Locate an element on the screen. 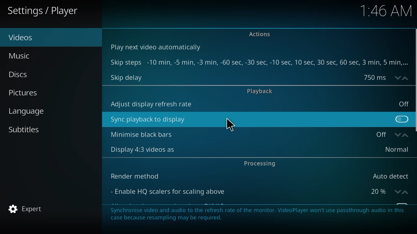  processing is located at coordinates (259, 164).